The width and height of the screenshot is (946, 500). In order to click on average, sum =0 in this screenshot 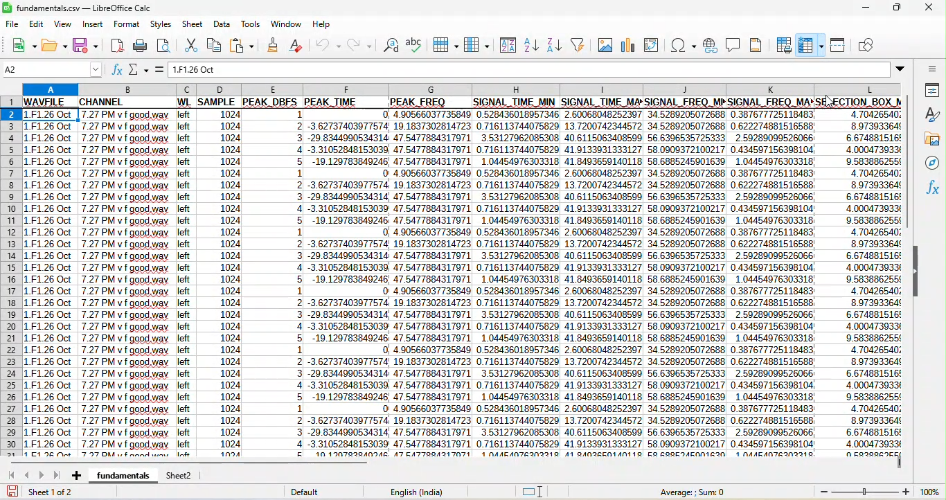, I will do `click(699, 491)`.